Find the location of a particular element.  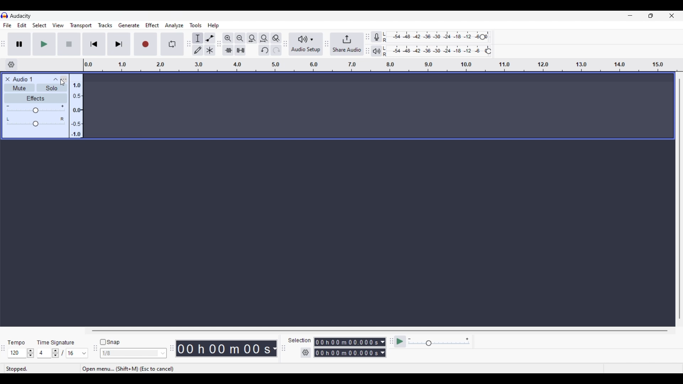

Envelop tool is located at coordinates (210, 38).